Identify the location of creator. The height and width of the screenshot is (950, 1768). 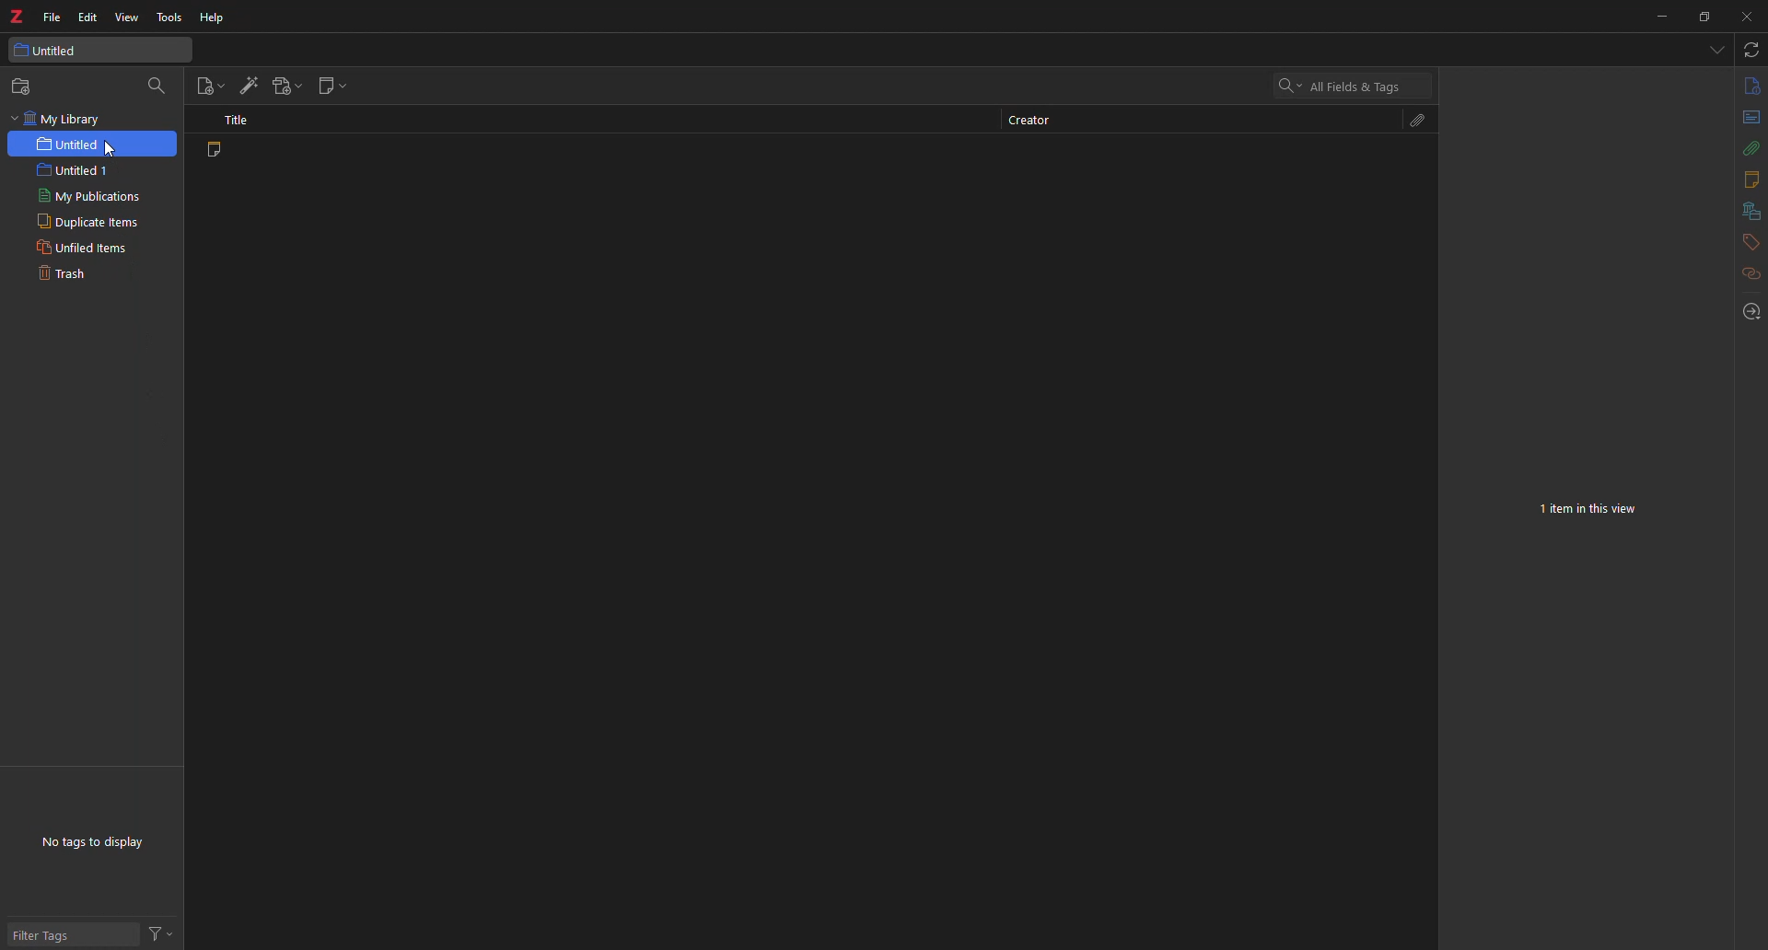
(1030, 119).